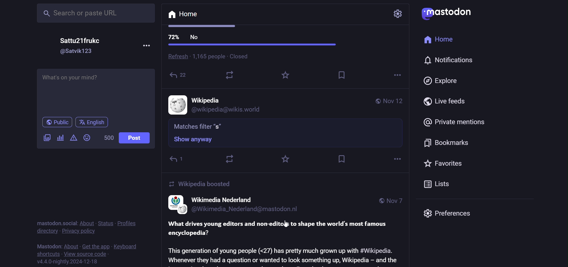 This screenshot has height=267, width=568. What do you see at coordinates (70, 245) in the screenshot?
I see `about` at bounding box center [70, 245].